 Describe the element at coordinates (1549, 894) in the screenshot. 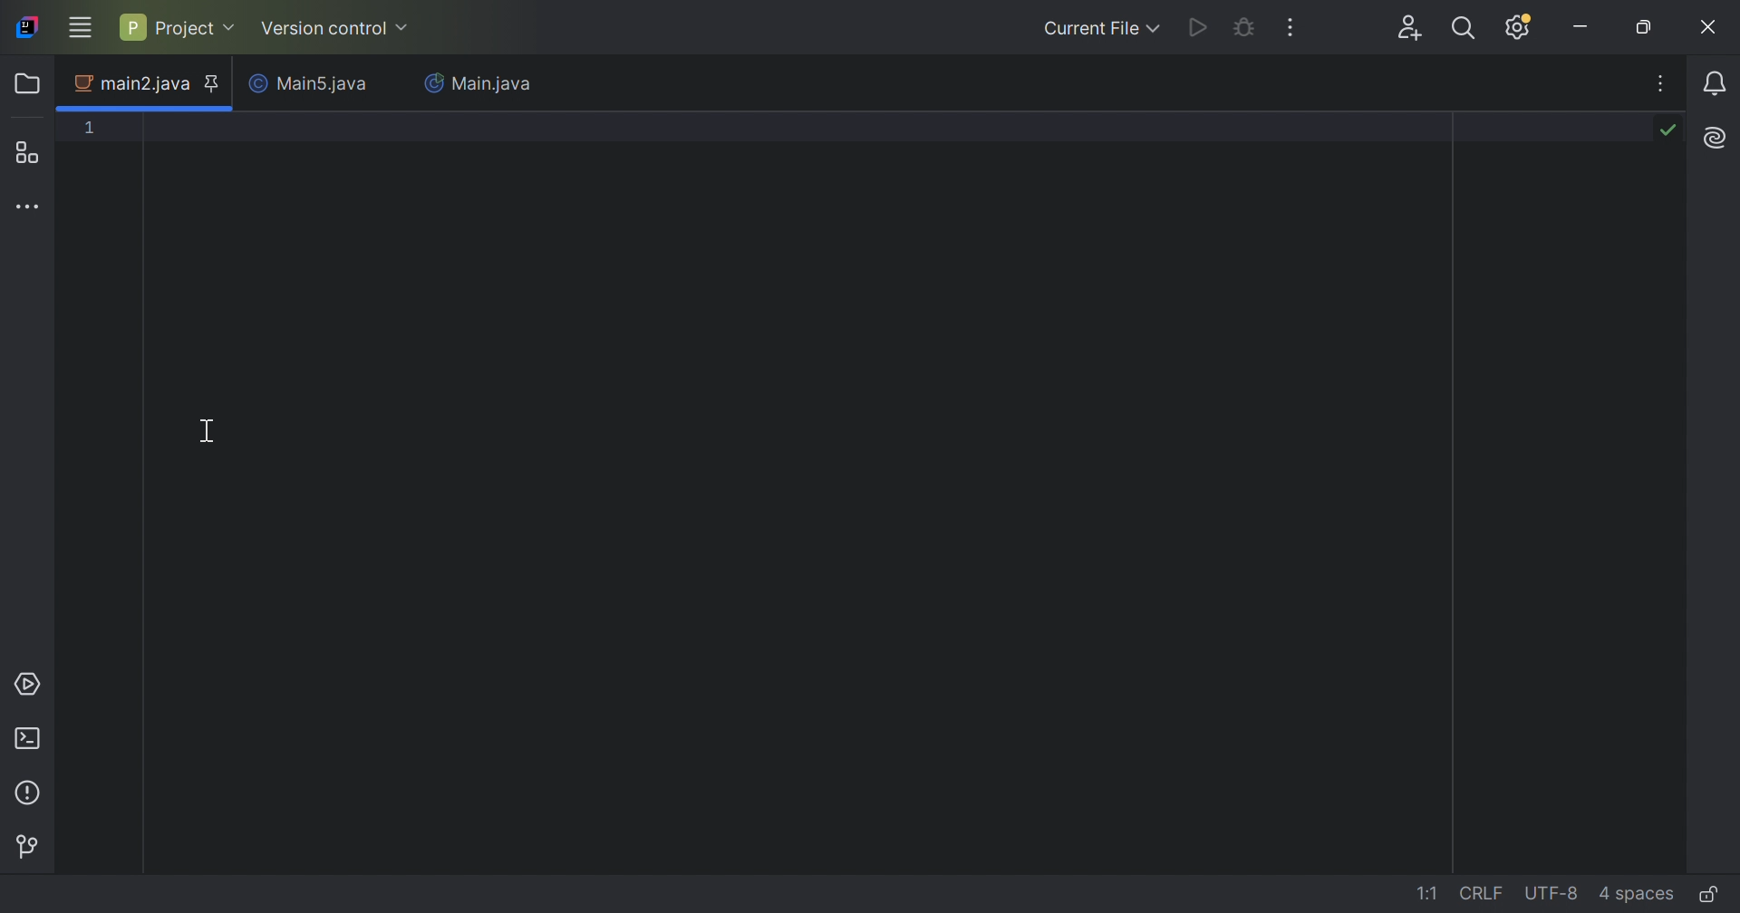

I see `file encoding: UTF-8` at that location.